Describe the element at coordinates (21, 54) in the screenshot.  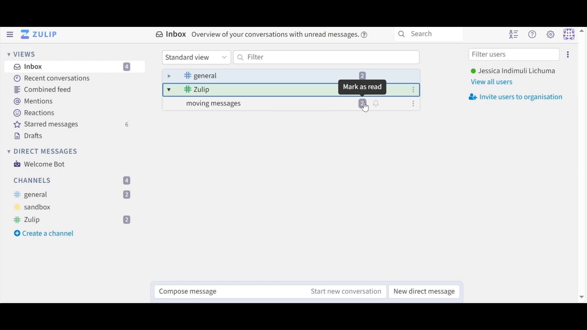
I see `Views` at that location.